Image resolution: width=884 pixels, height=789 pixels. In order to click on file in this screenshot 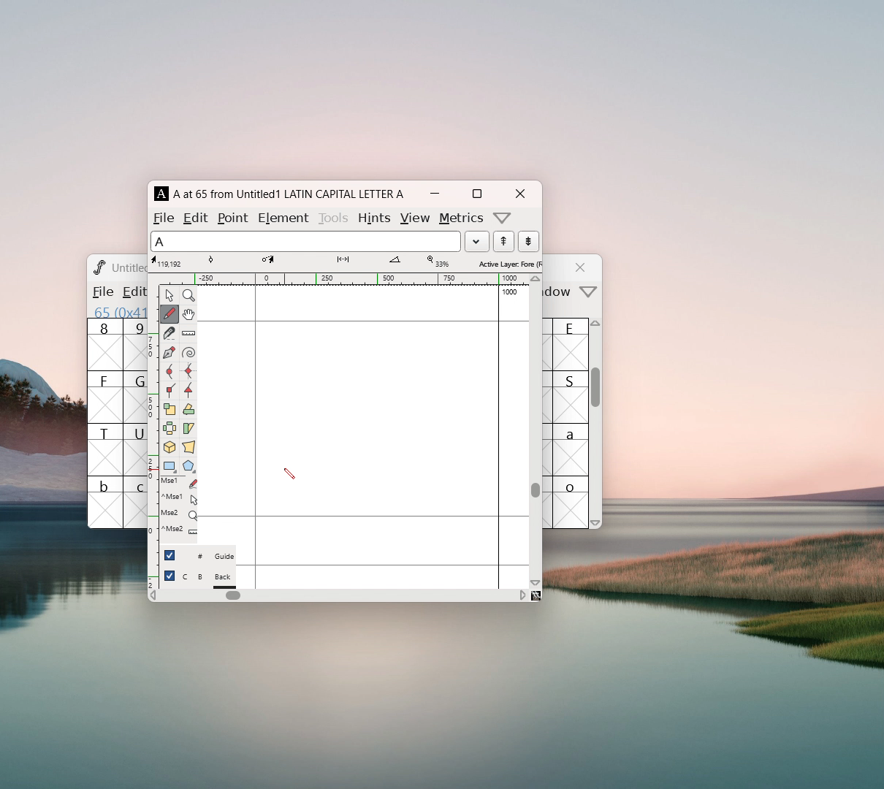, I will do `click(164, 218)`.